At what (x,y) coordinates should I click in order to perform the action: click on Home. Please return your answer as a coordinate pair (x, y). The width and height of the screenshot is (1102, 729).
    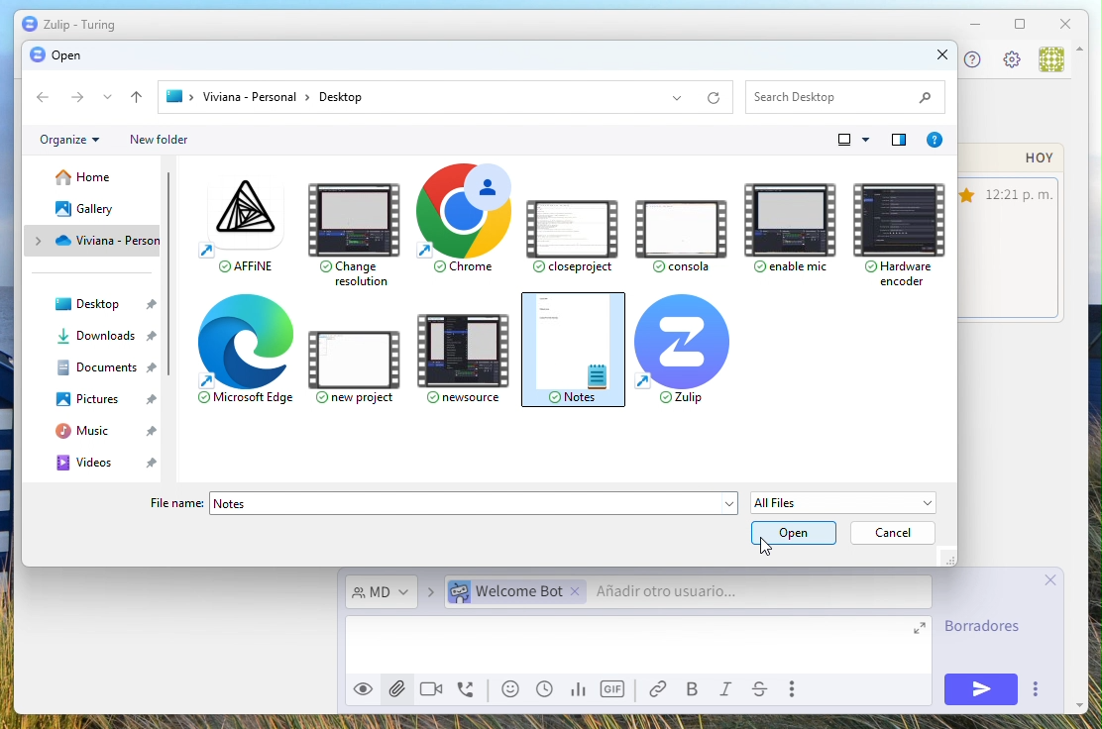
    Looking at the image, I should click on (85, 178).